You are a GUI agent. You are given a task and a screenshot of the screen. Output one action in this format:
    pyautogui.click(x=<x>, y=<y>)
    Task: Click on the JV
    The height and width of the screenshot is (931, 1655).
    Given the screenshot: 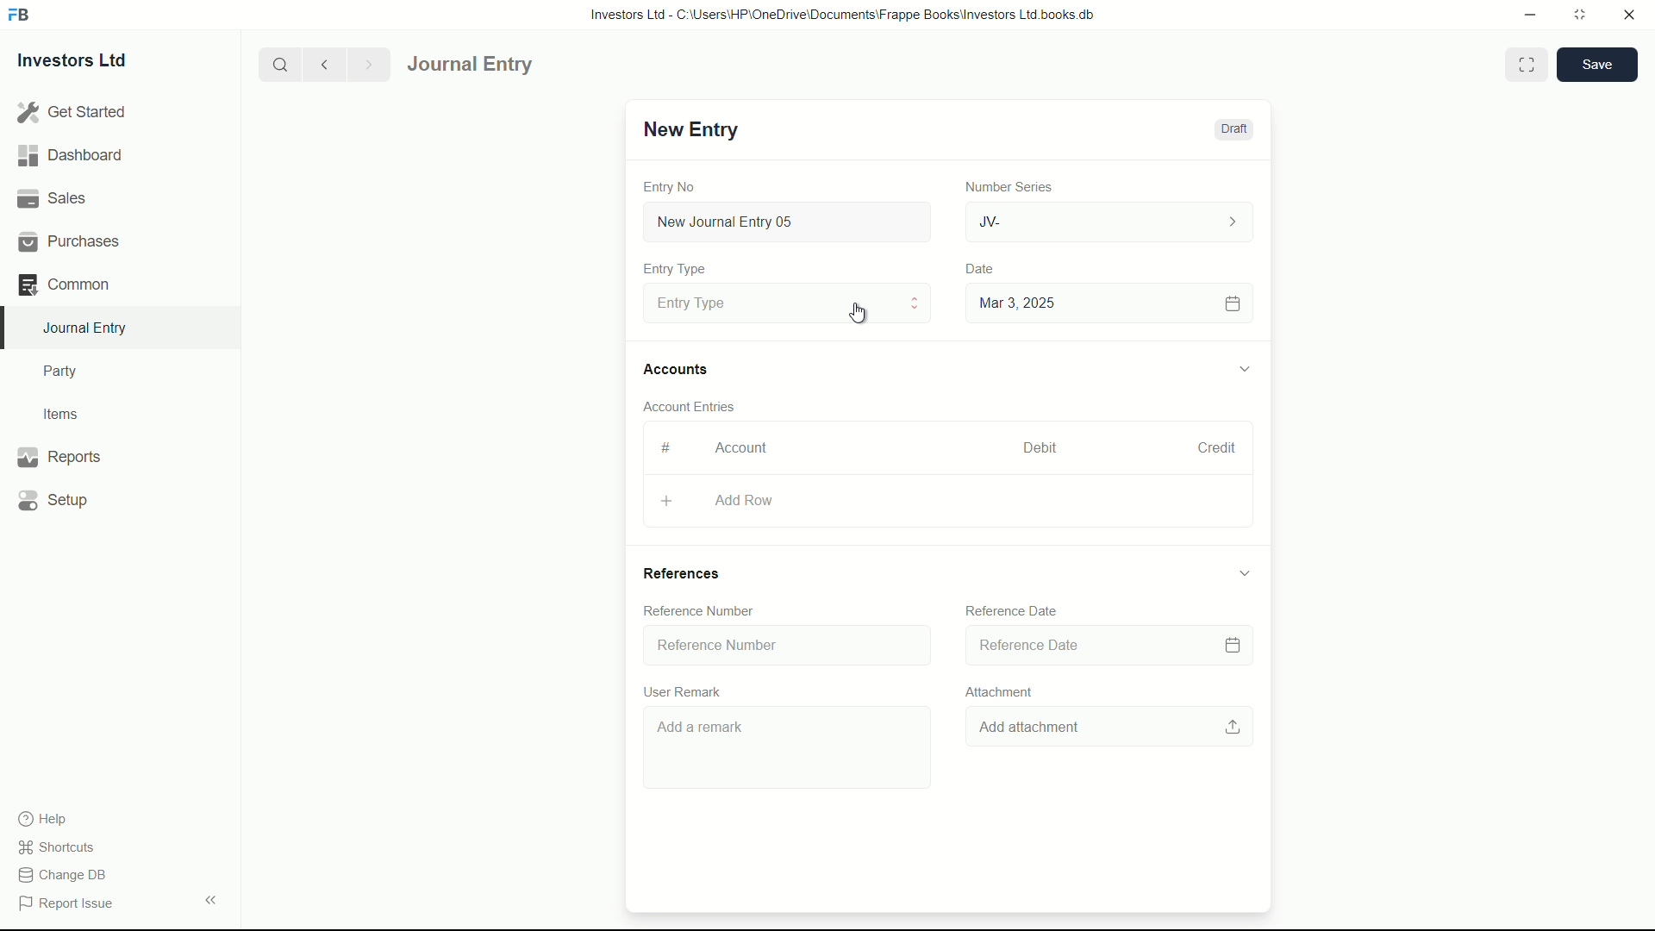 What is the action you would take?
    pyautogui.click(x=1112, y=220)
    